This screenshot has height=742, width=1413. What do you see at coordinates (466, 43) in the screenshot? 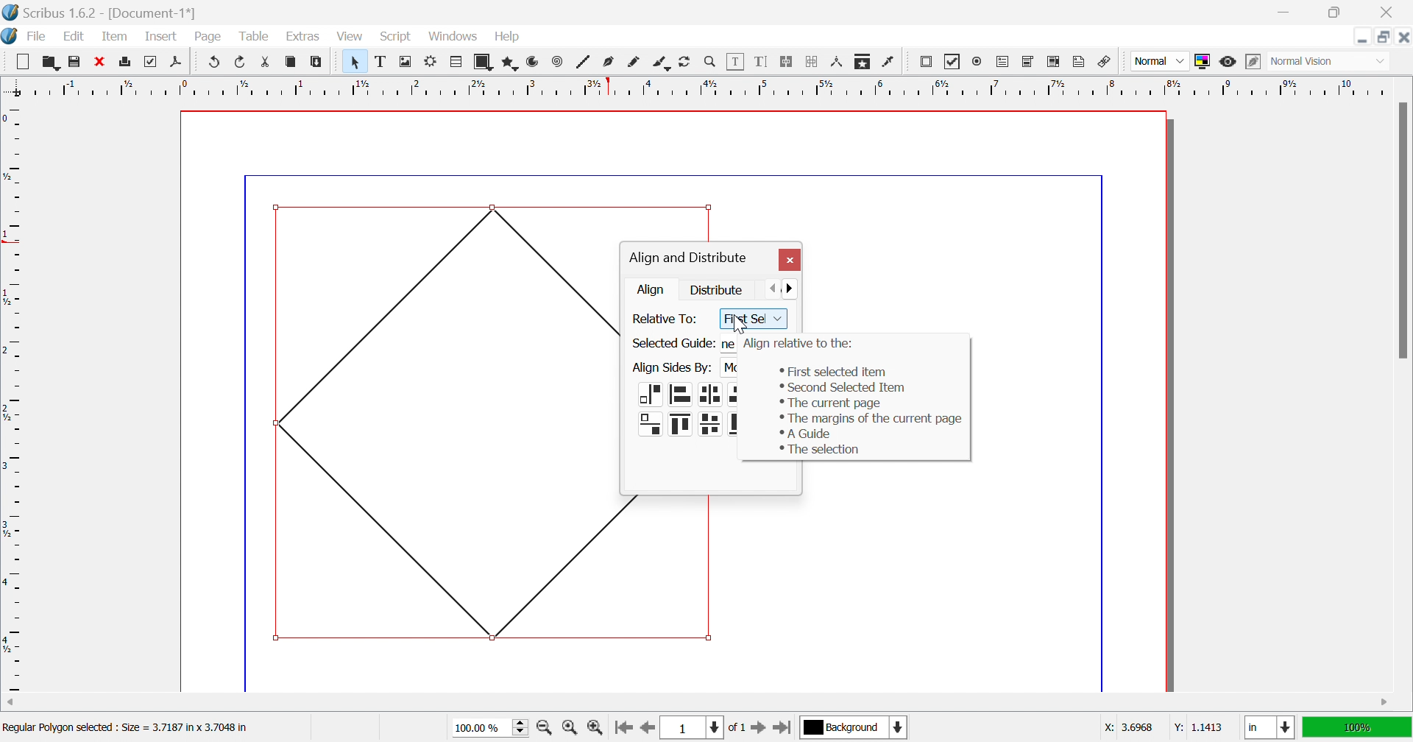
I see `Cursor` at bounding box center [466, 43].